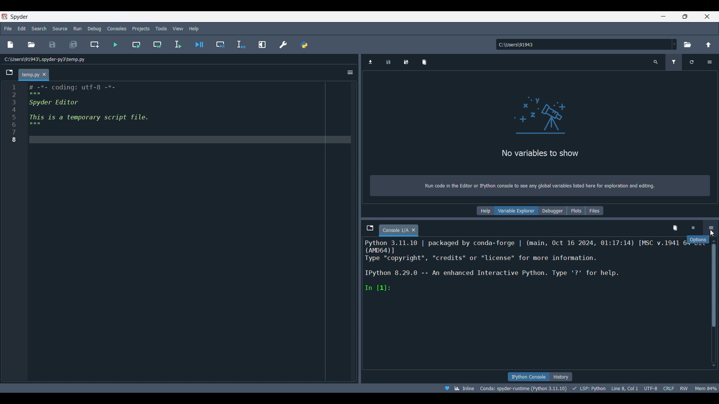 This screenshot has width=719, height=404. What do you see at coordinates (8, 28) in the screenshot?
I see `File menu` at bounding box center [8, 28].